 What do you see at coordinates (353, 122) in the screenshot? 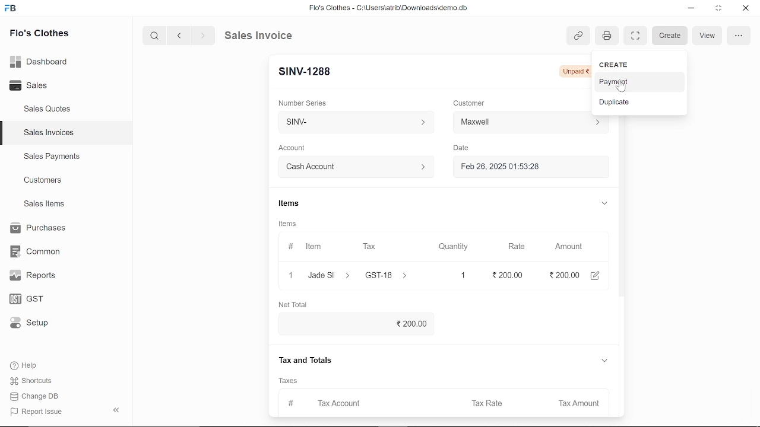
I see `SINV- ` at bounding box center [353, 122].